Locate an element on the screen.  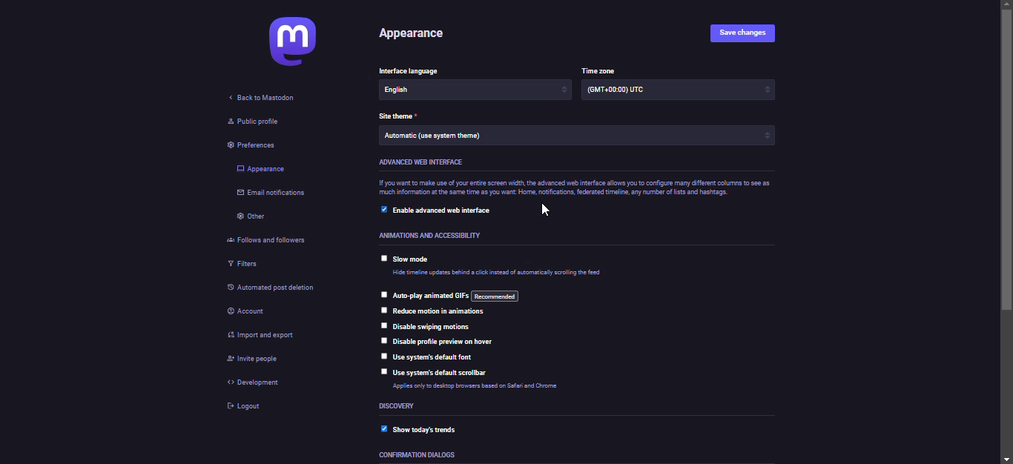
reduce motions in animations is located at coordinates (443, 312).